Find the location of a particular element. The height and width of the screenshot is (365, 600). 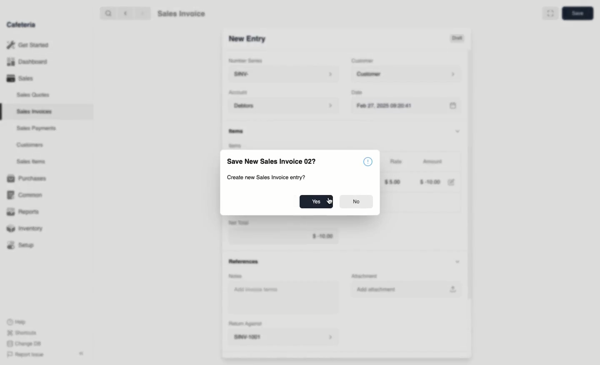

Customers is located at coordinates (30, 145).